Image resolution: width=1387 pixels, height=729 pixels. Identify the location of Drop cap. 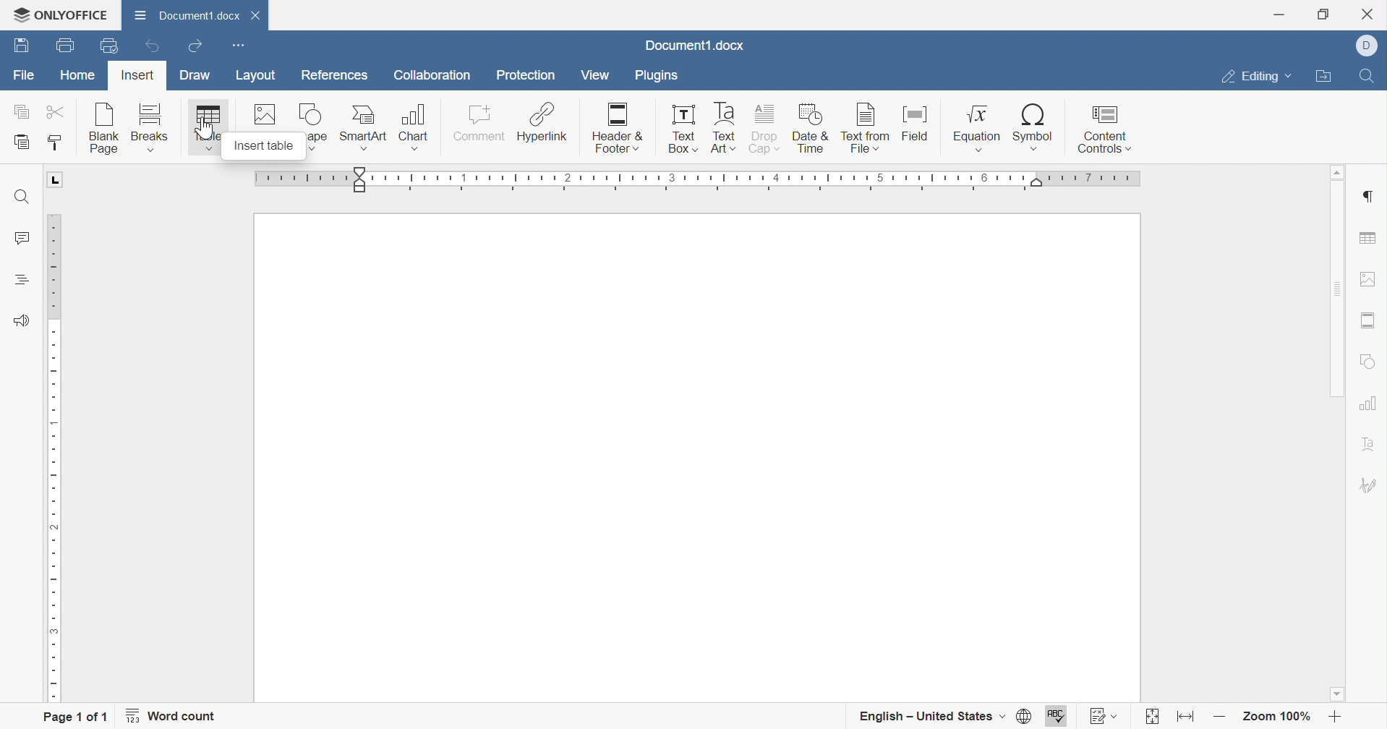
(768, 131).